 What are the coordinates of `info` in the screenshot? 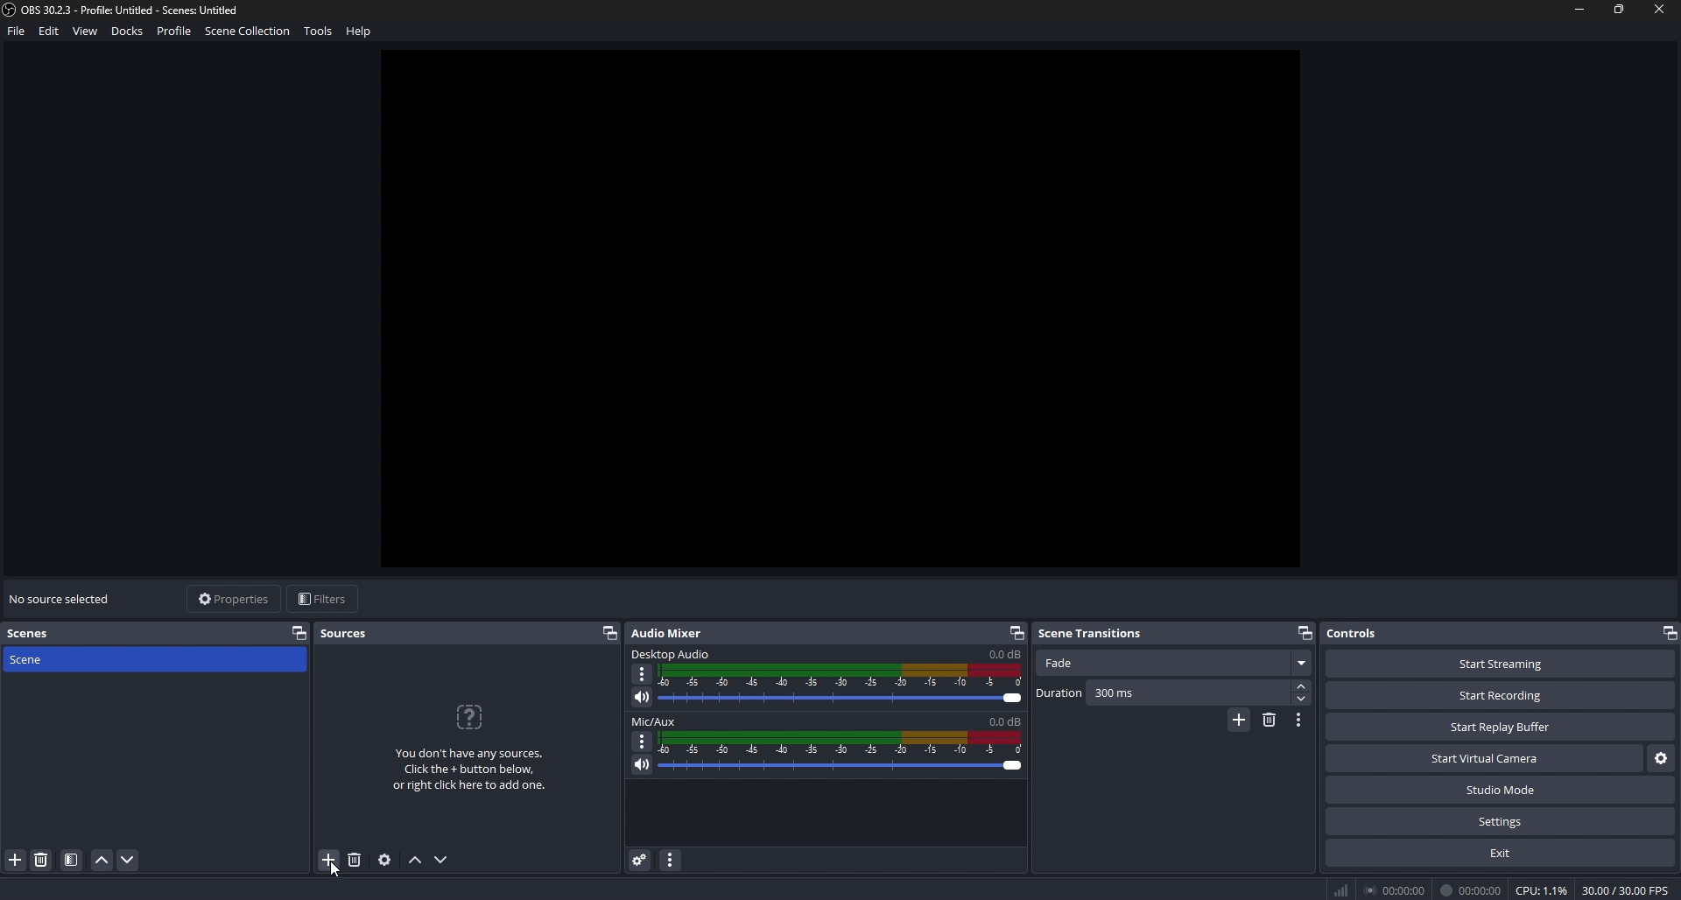 It's located at (470, 749).